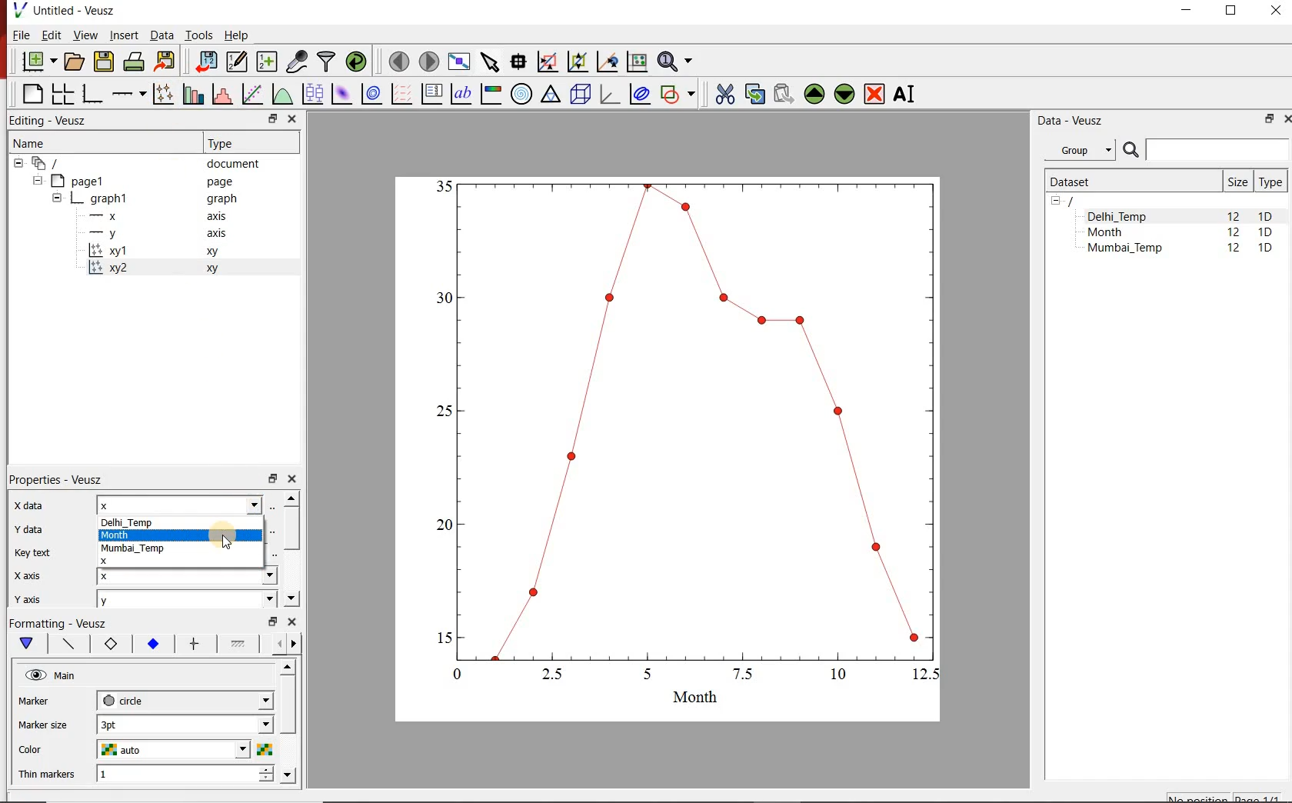 This screenshot has height=803, width=1292. I want to click on SEARCH DATASETS, so click(1205, 151).